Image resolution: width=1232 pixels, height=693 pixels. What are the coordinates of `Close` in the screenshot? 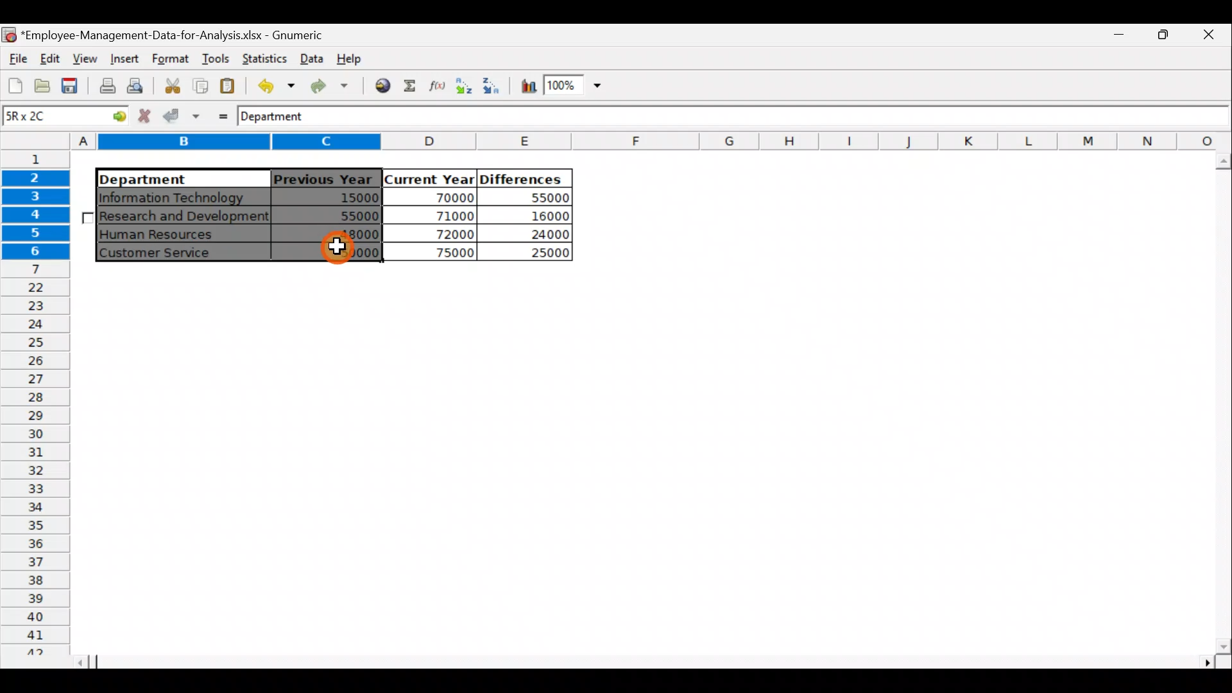 It's located at (1210, 37).